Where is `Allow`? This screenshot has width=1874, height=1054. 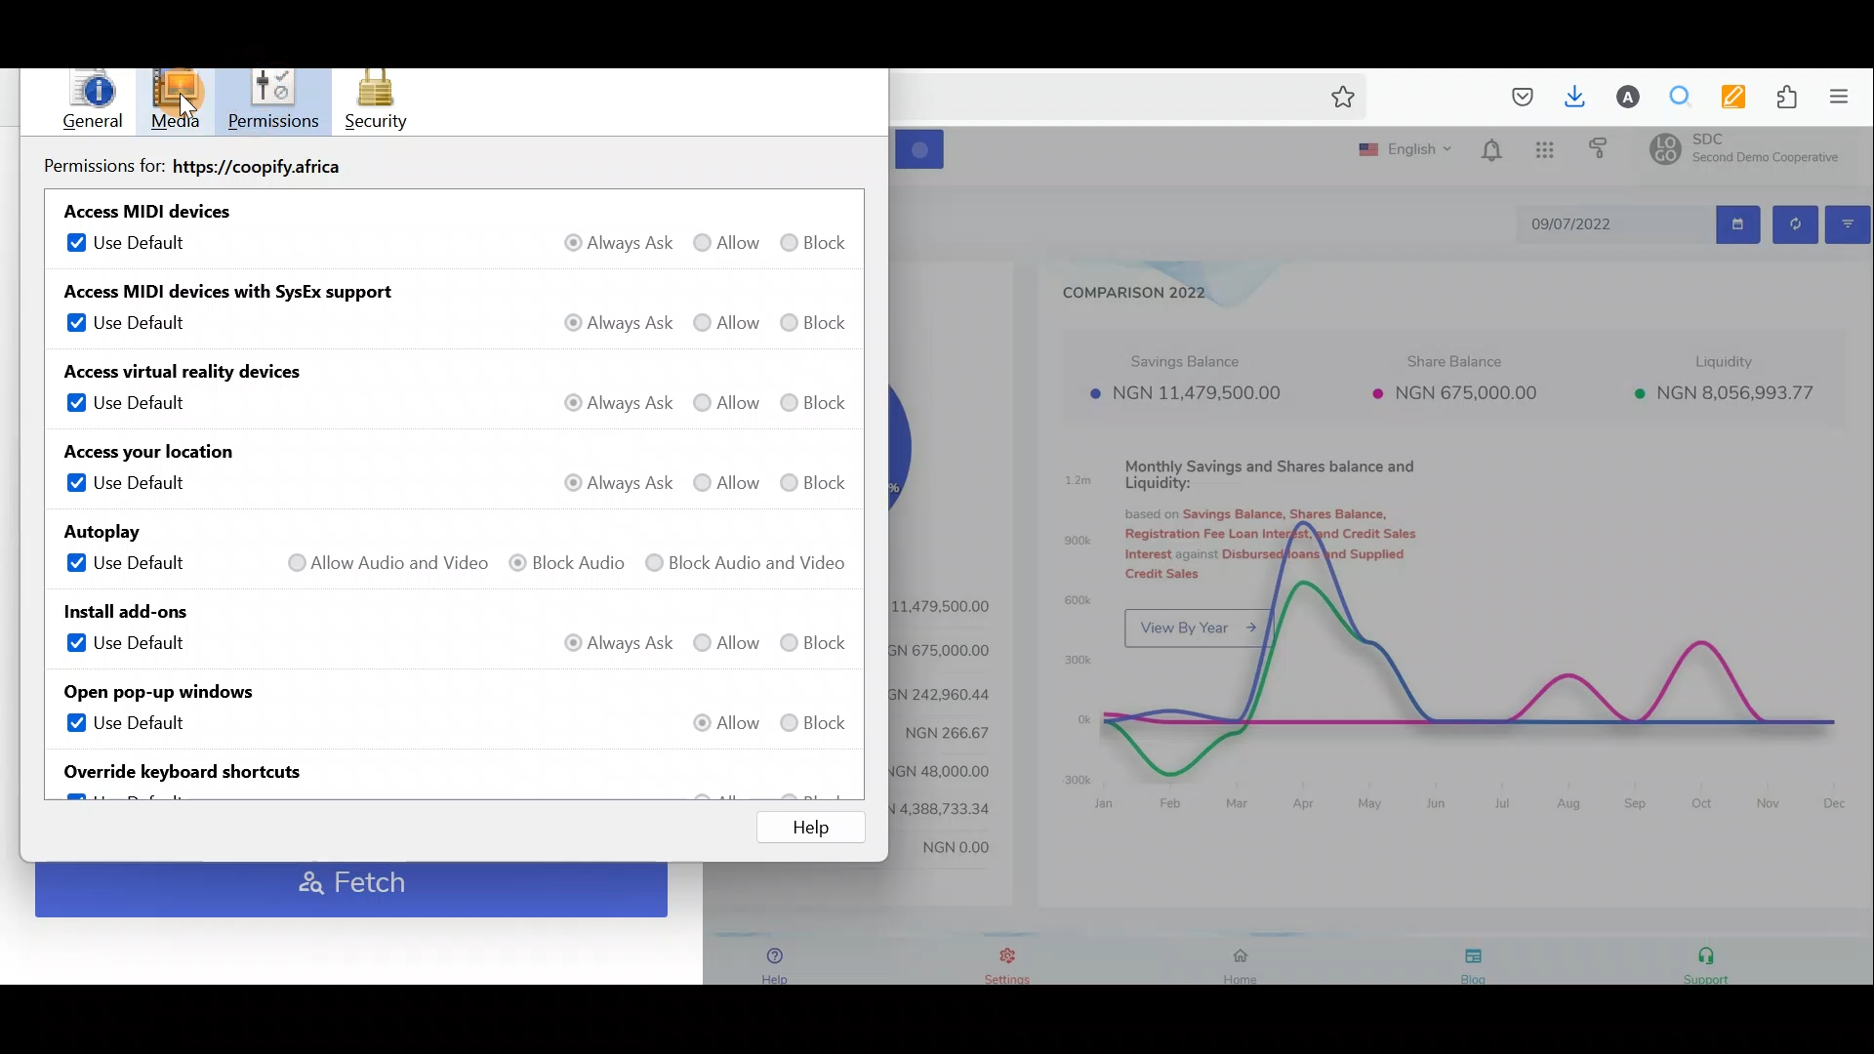 Allow is located at coordinates (731, 403).